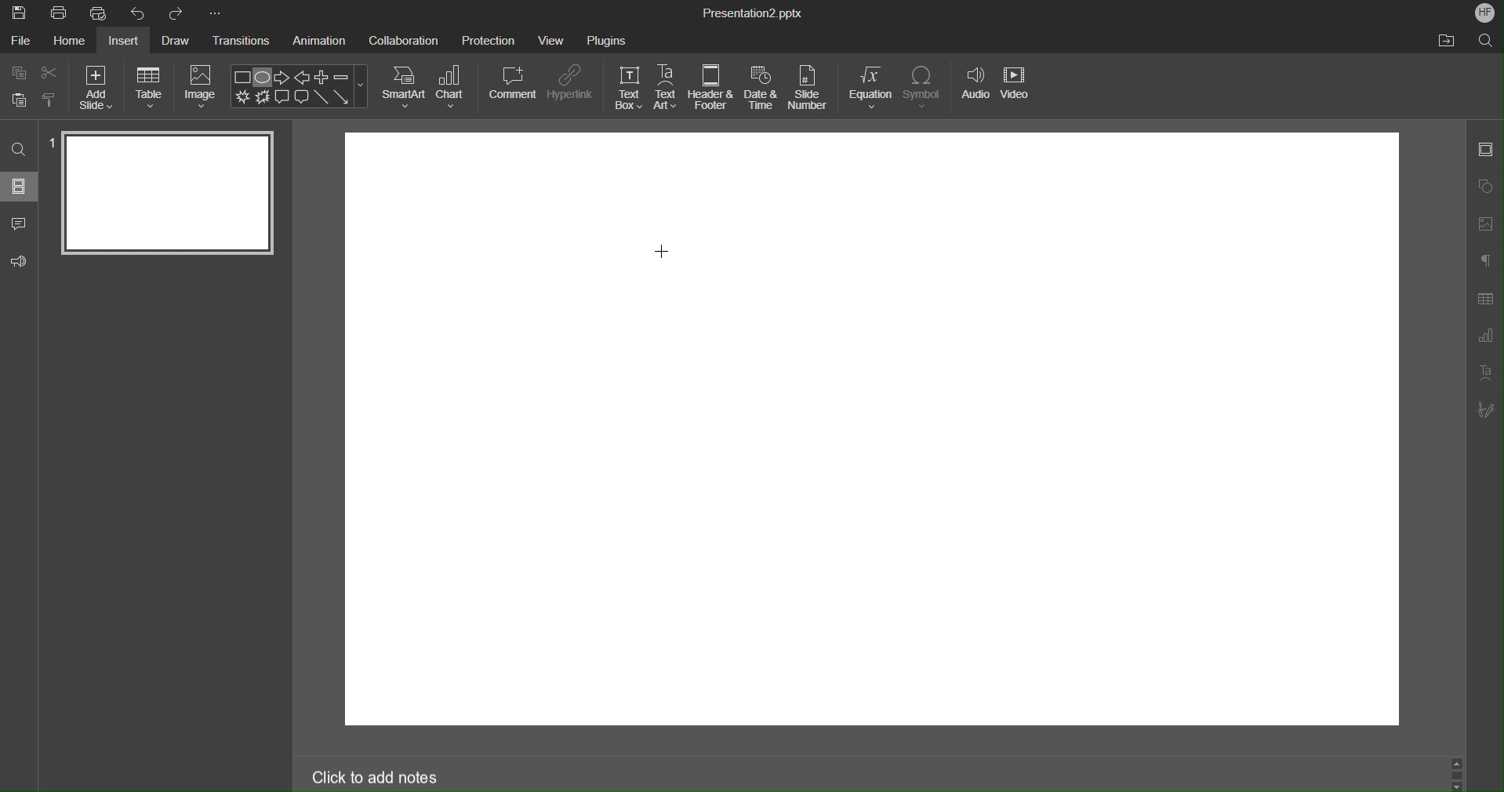 The width and height of the screenshot is (1504, 792). What do you see at coordinates (1487, 222) in the screenshot?
I see `Image Settings` at bounding box center [1487, 222].